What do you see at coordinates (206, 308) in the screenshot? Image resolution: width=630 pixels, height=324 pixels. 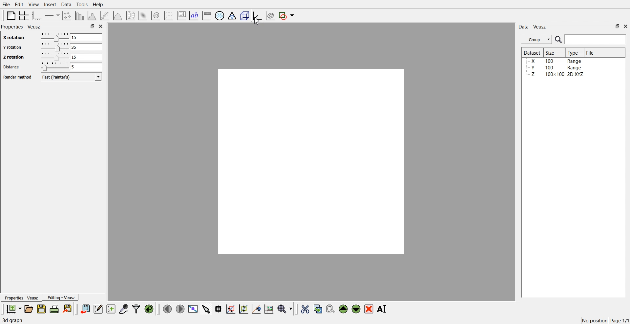 I see `Select items from graph or scroll` at bounding box center [206, 308].